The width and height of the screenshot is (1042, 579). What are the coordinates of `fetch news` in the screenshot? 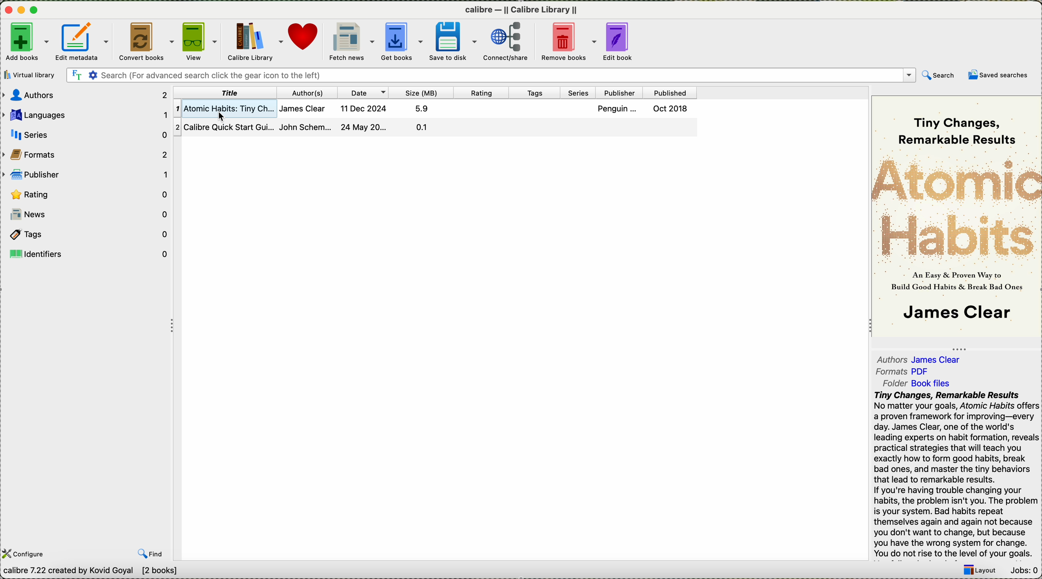 It's located at (352, 42).